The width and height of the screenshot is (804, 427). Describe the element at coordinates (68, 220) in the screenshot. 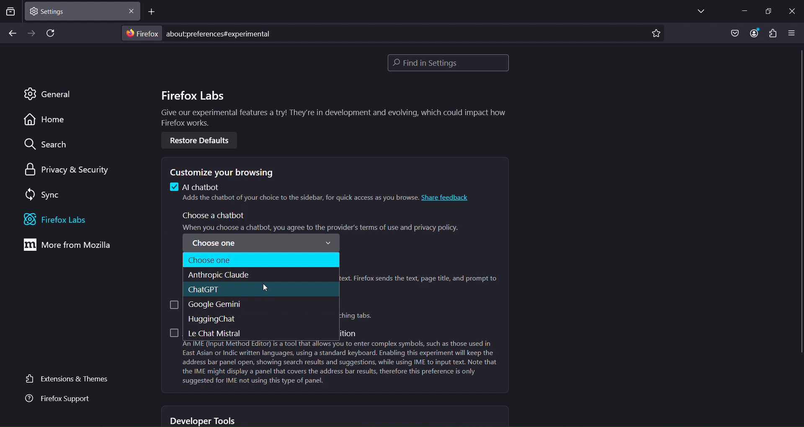

I see `firefox labs` at that location.